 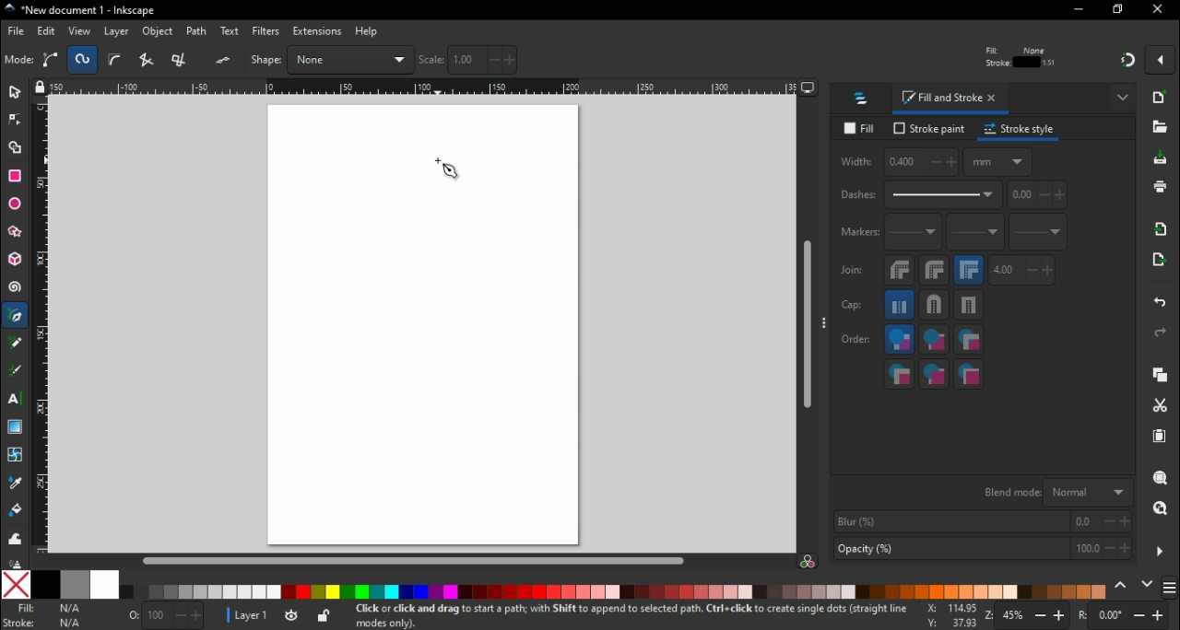 What do you see at coordinates (1171, 586) in the screenshot?
I see `color palettes` at bounding box center [1171, 586].